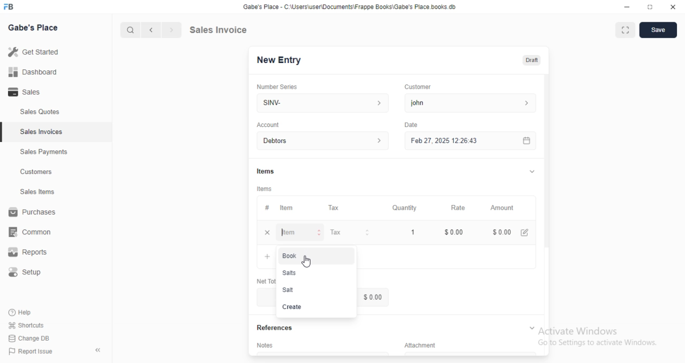 Image resolution: width=685 pixels, height=363 pixels. Describe the element at coordinates (336, 207) in the screenshot. I see `Tax` at that location.